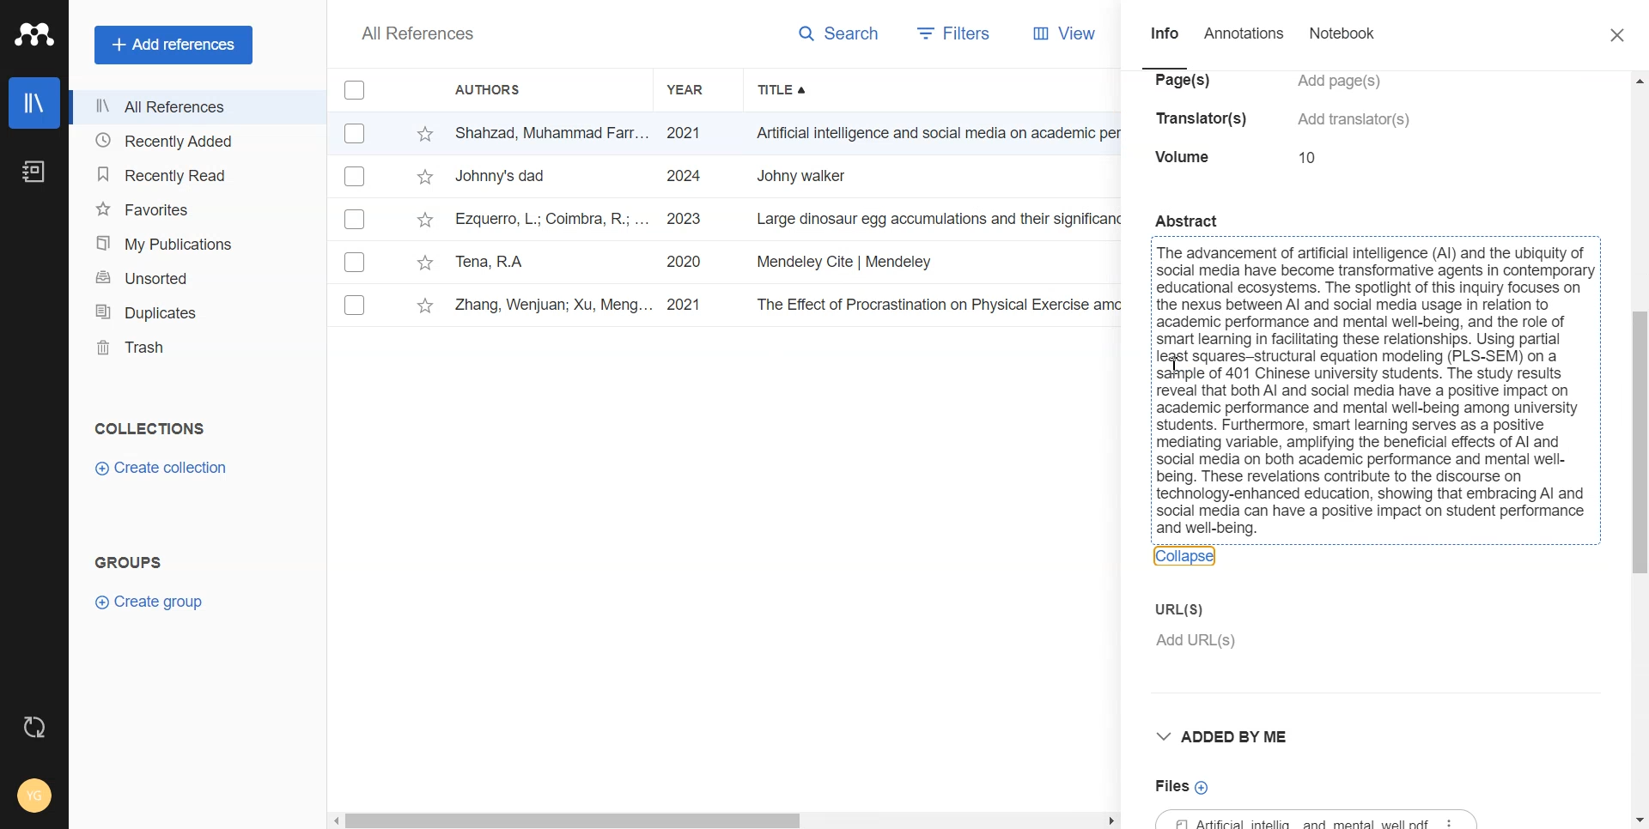 The width and height of the screenshot is (1649, 829). Describe the element at coordinates (498, 91) in the screenshot. I see `Authors` at that location.